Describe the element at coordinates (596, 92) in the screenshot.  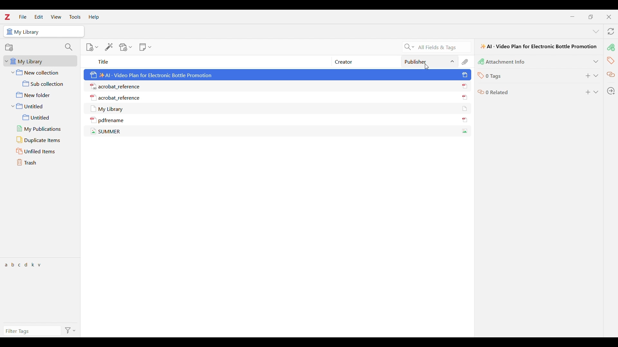
I see `Expand Related` at that location.